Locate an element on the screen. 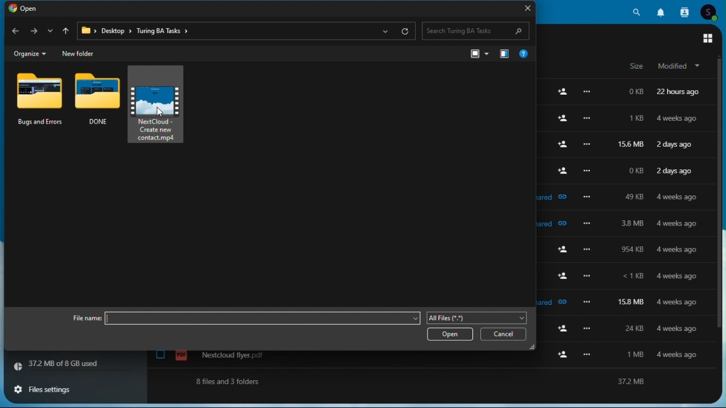  4 weeks ago is located at coordinates (678, 355).